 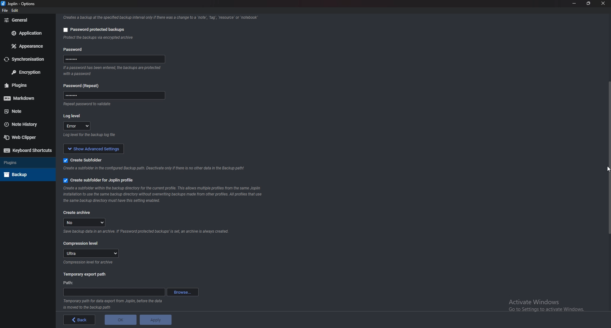 I want to click on Create sub folder for Joplin profile, so click(x=98, y=181).